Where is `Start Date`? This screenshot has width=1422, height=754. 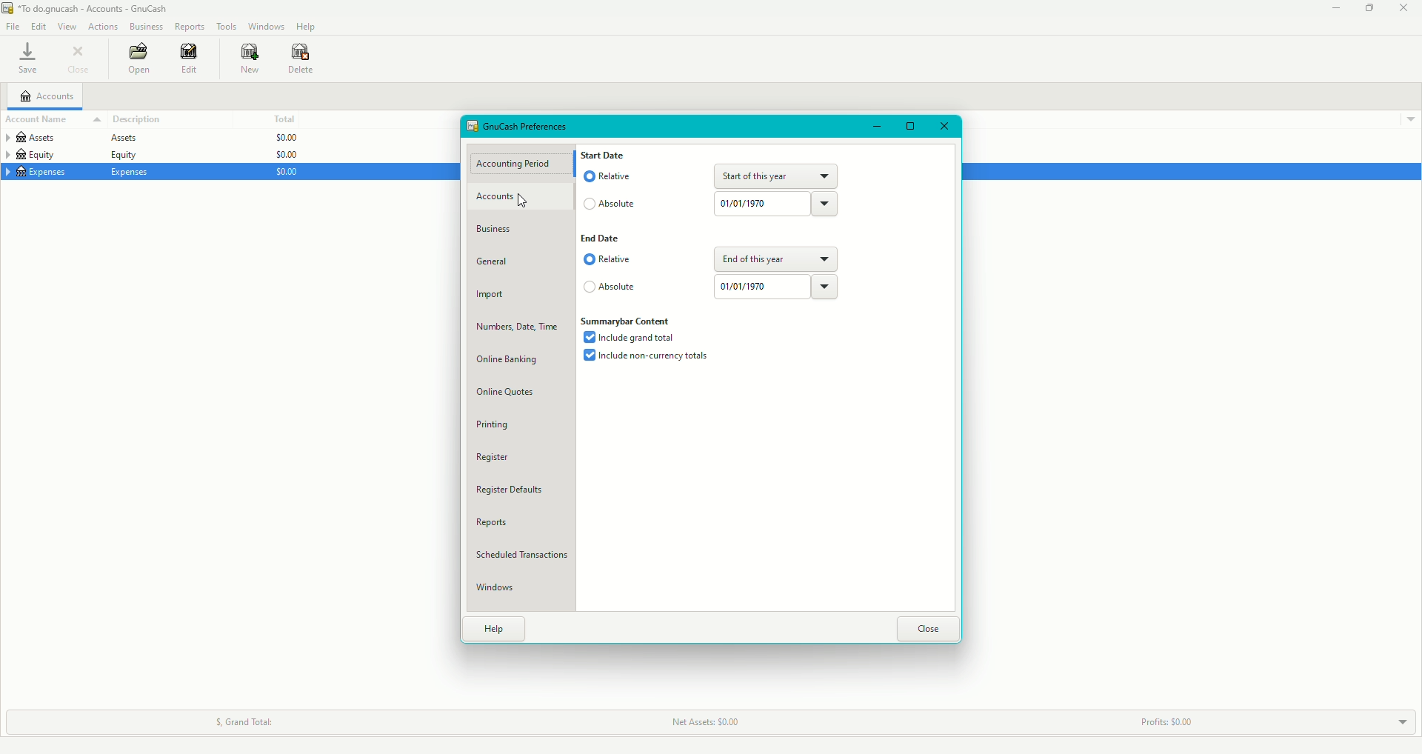 Start Date is located at coordinates (606, 154).